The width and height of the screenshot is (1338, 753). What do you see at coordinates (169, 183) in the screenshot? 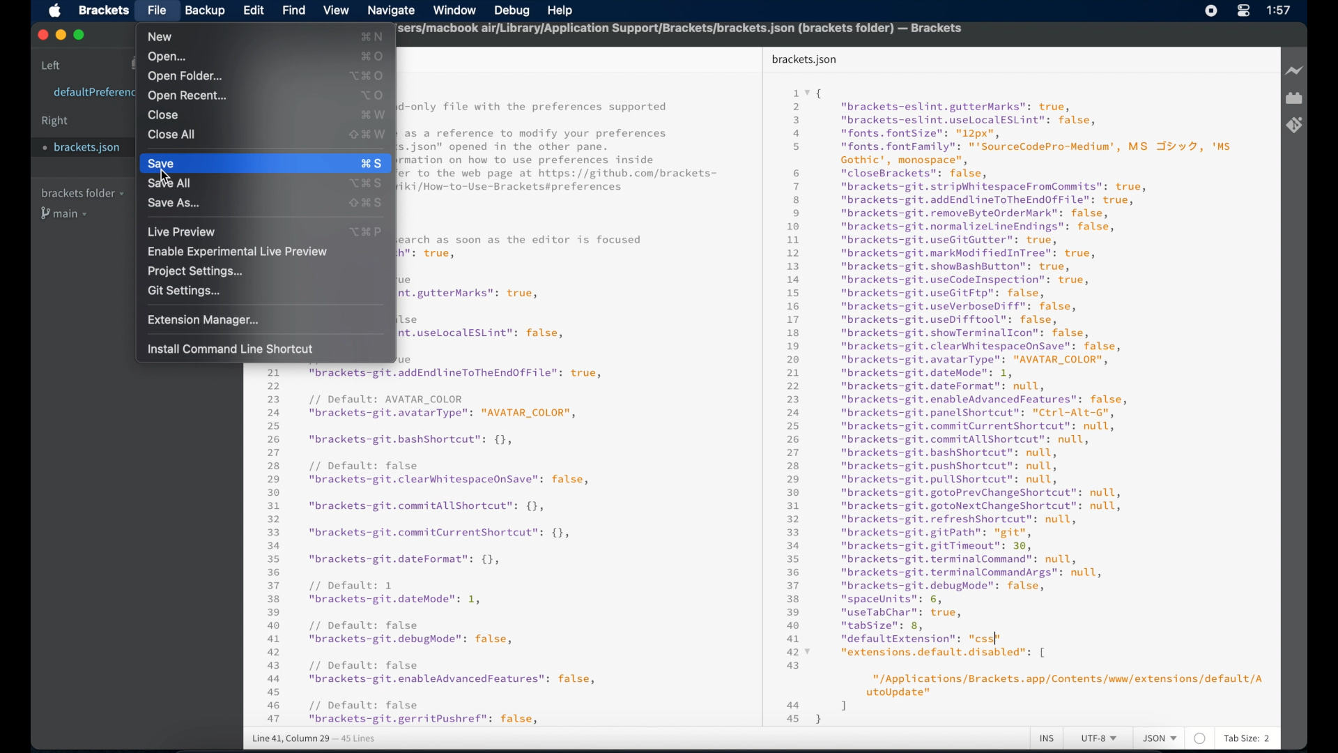
I see `save all` at bounding box center [169, 183].